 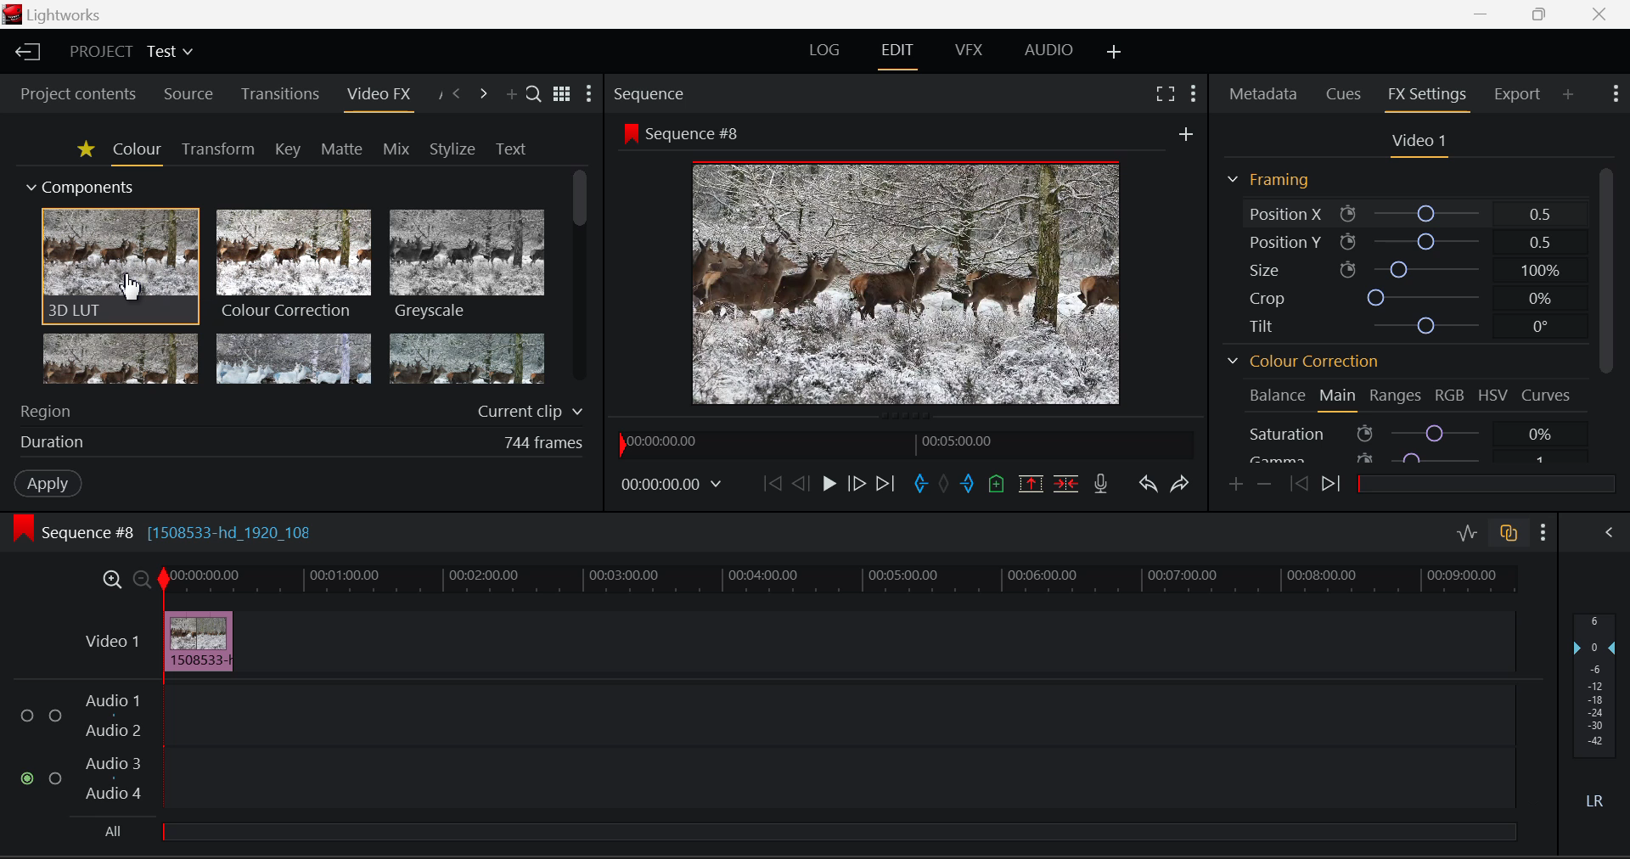 I want to click on Main Tab Open, so click(x=1338, y=400).